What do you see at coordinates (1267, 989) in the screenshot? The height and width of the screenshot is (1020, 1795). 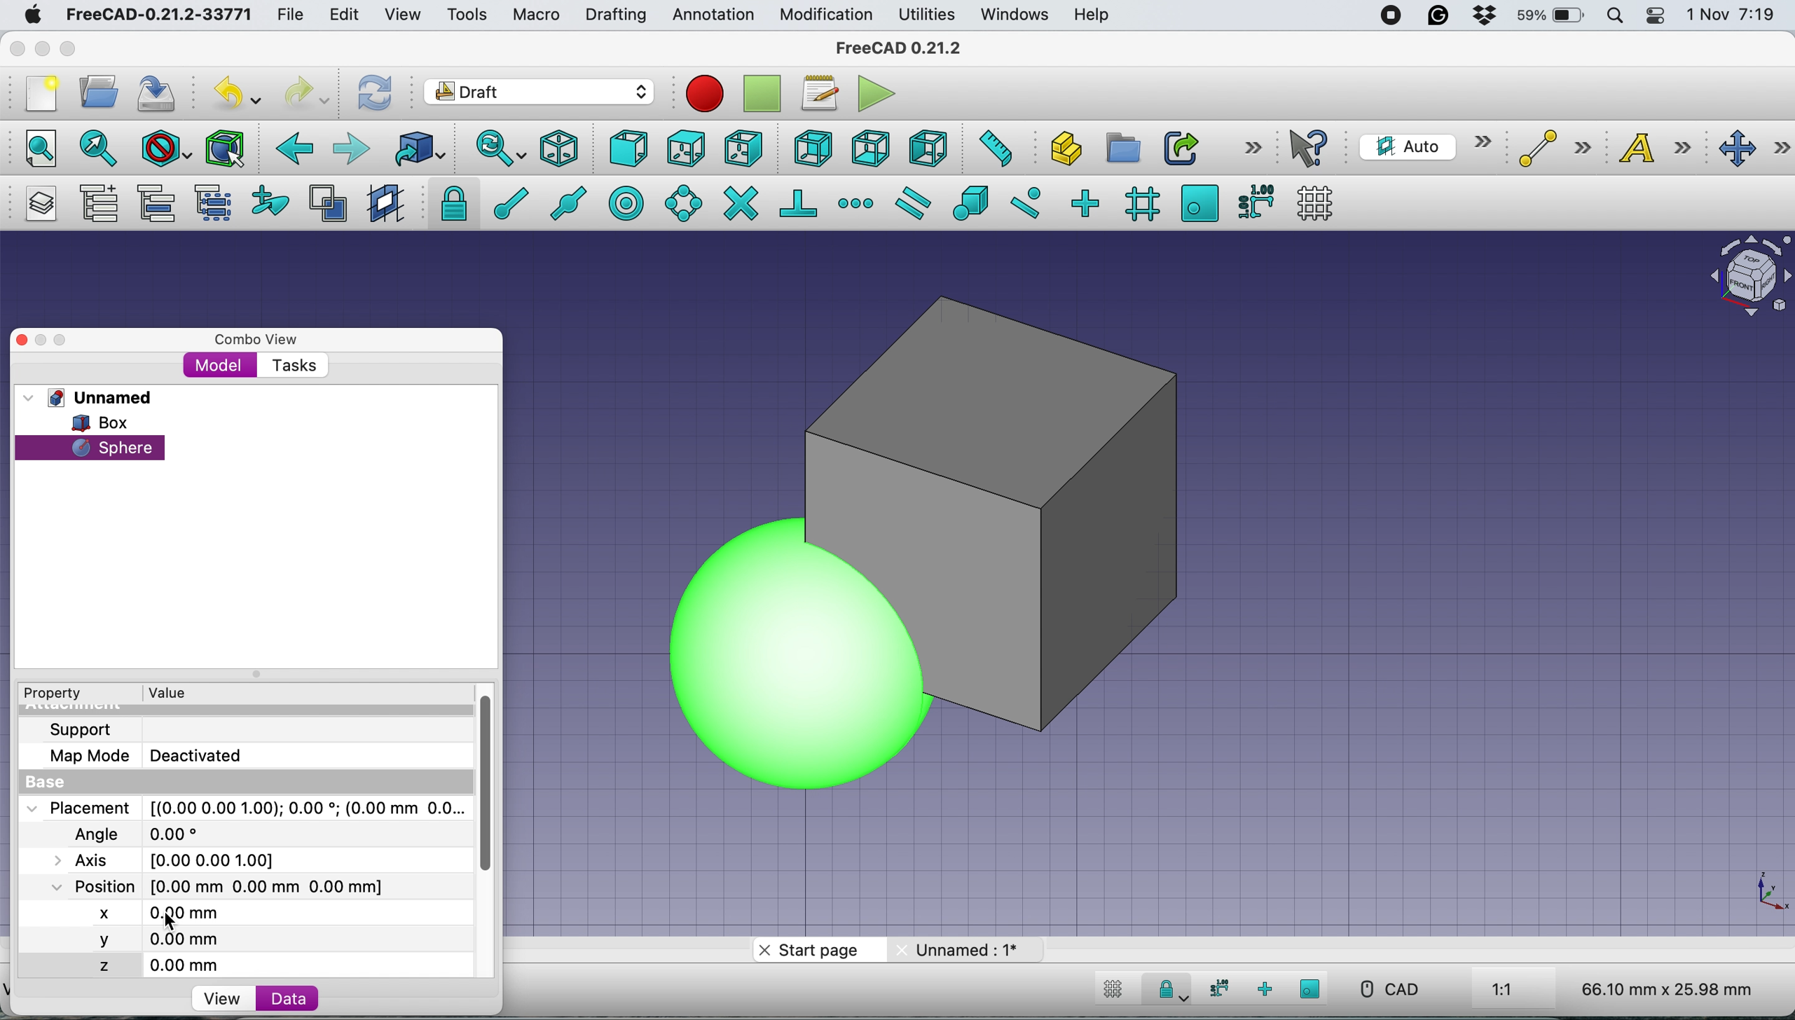 I see `snap ortho` at bounding box center [1267, 989].